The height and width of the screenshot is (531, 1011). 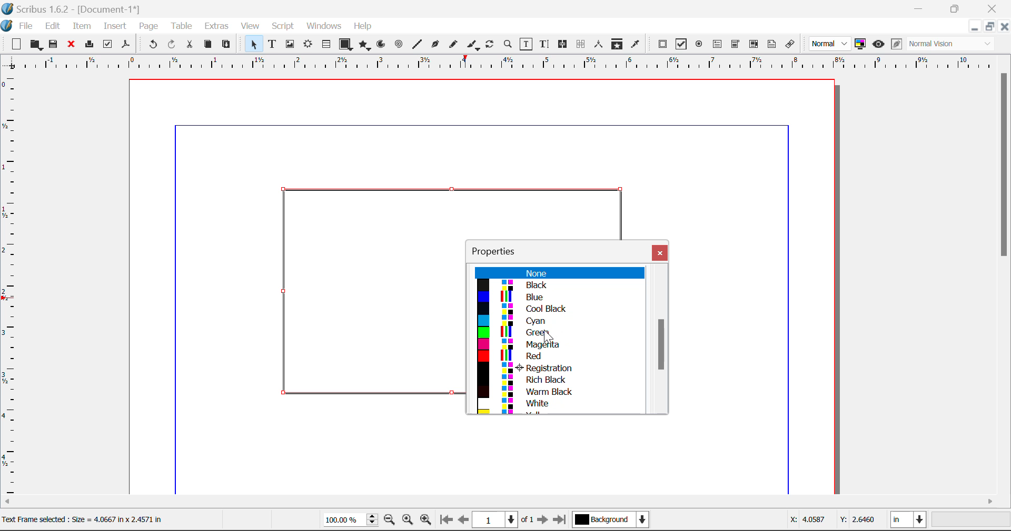 I want to click on Measurements, so click(x=600, y=44).